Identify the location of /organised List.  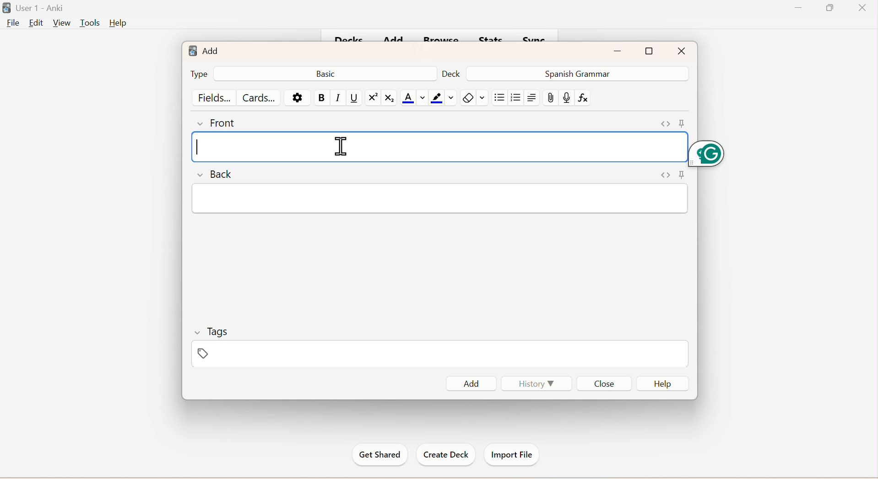
(514, 99).